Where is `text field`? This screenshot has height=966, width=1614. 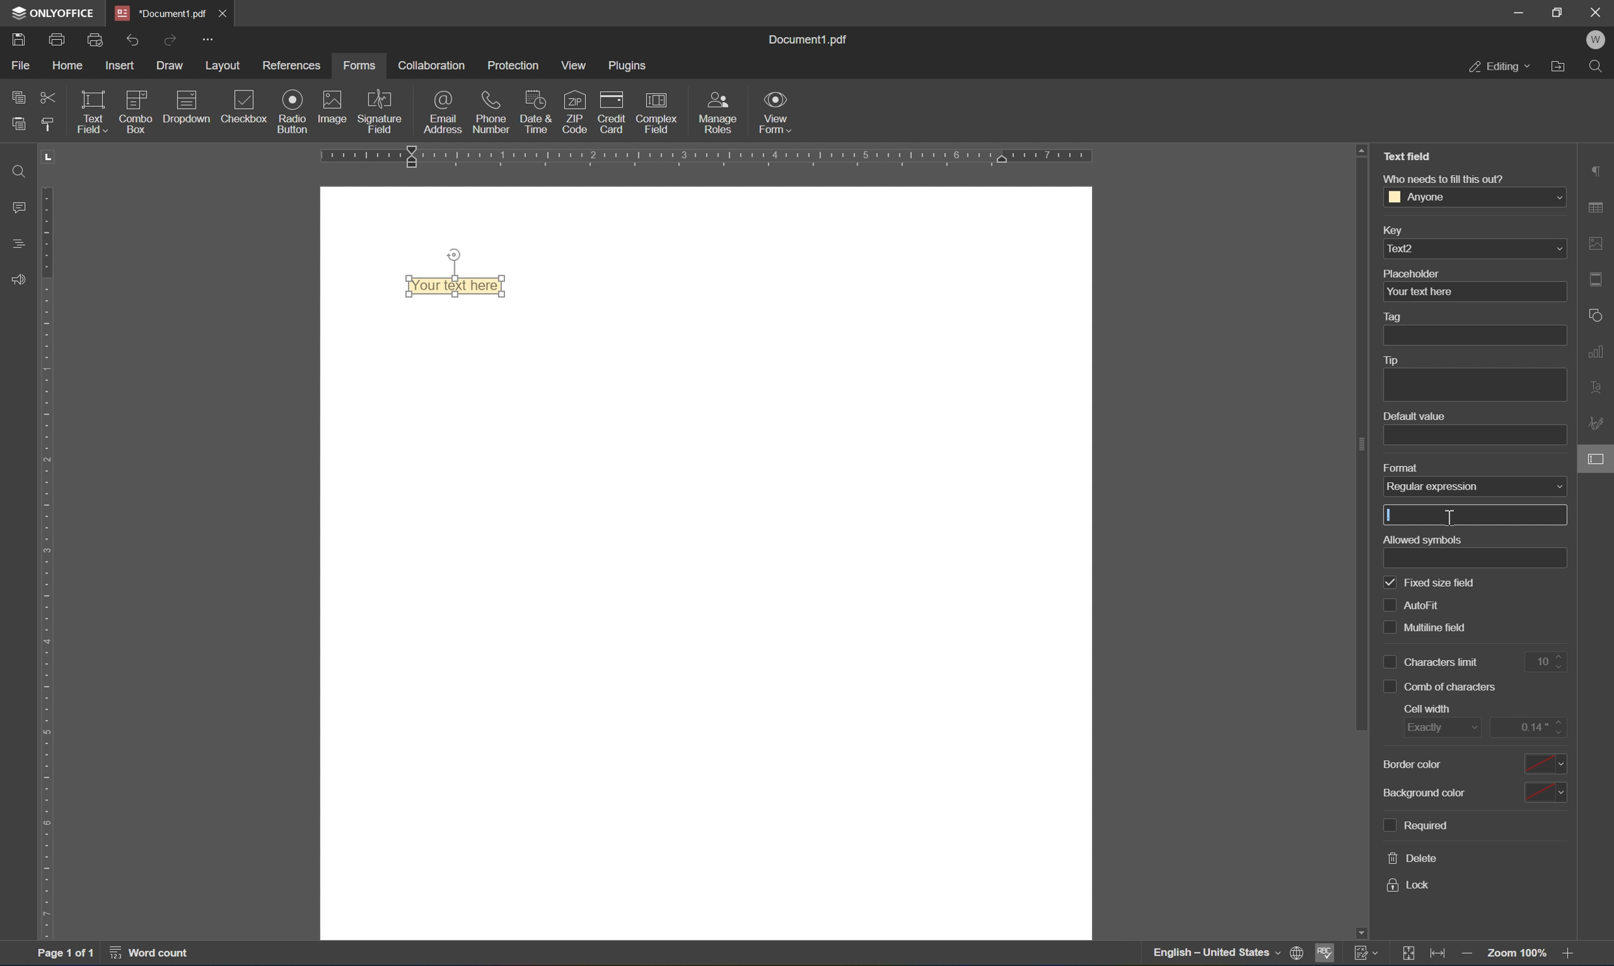 text field is located at coordinates (449, 287).